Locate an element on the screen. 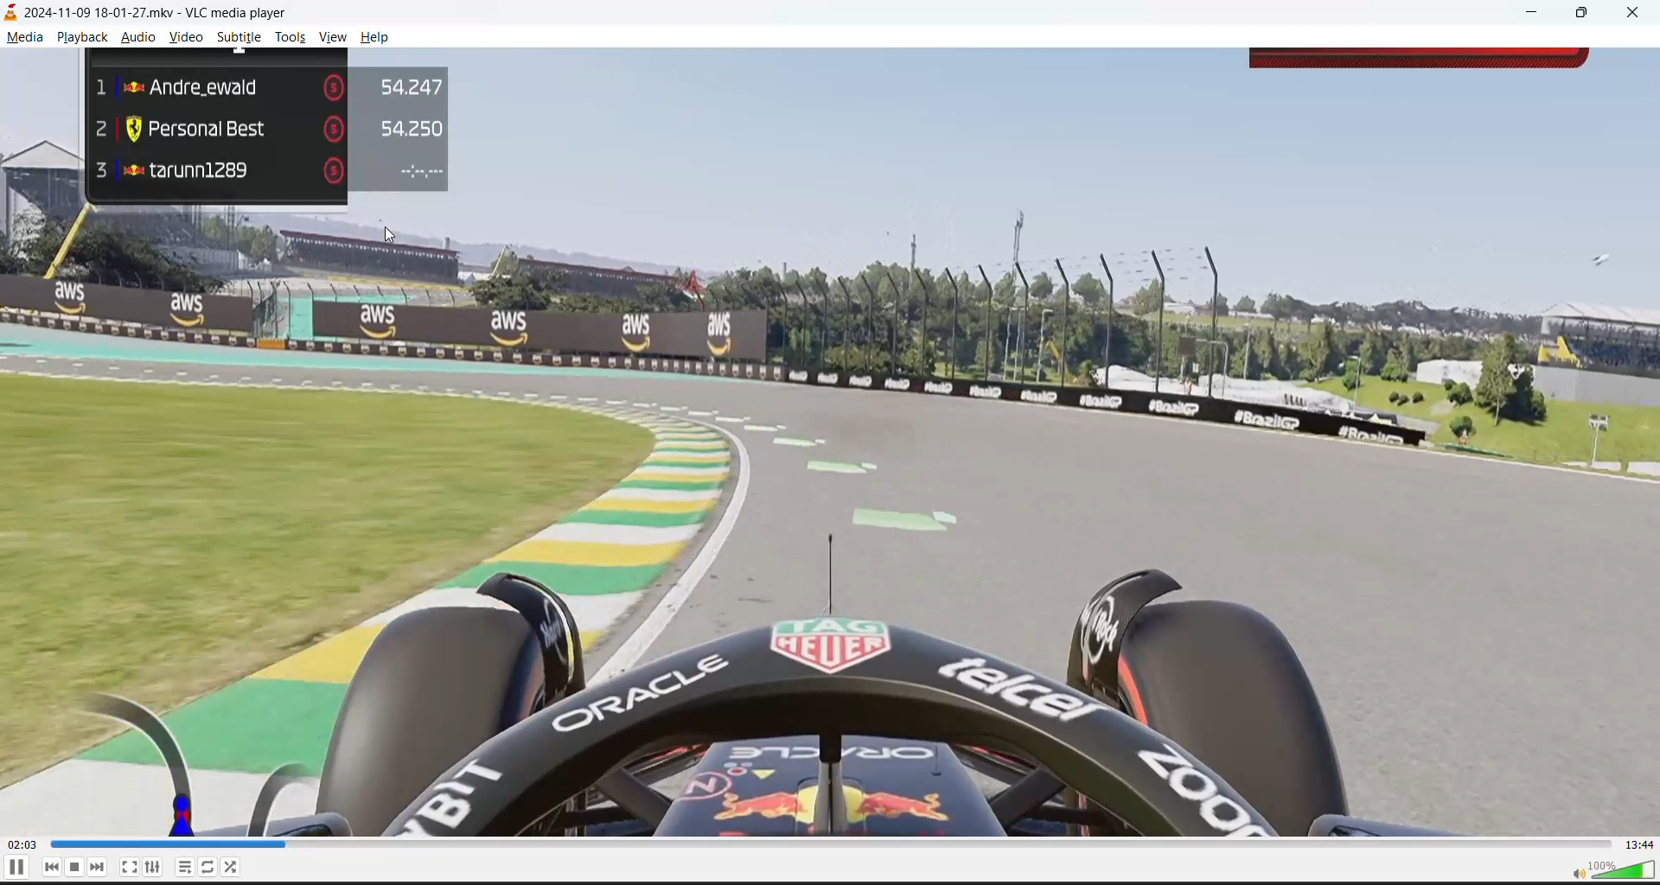  maximize is located at coordinates (1586, 14).